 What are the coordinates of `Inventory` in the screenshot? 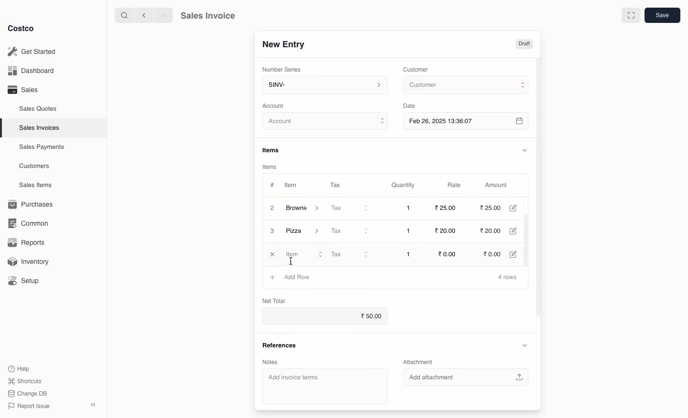 It's located at (30, 261).